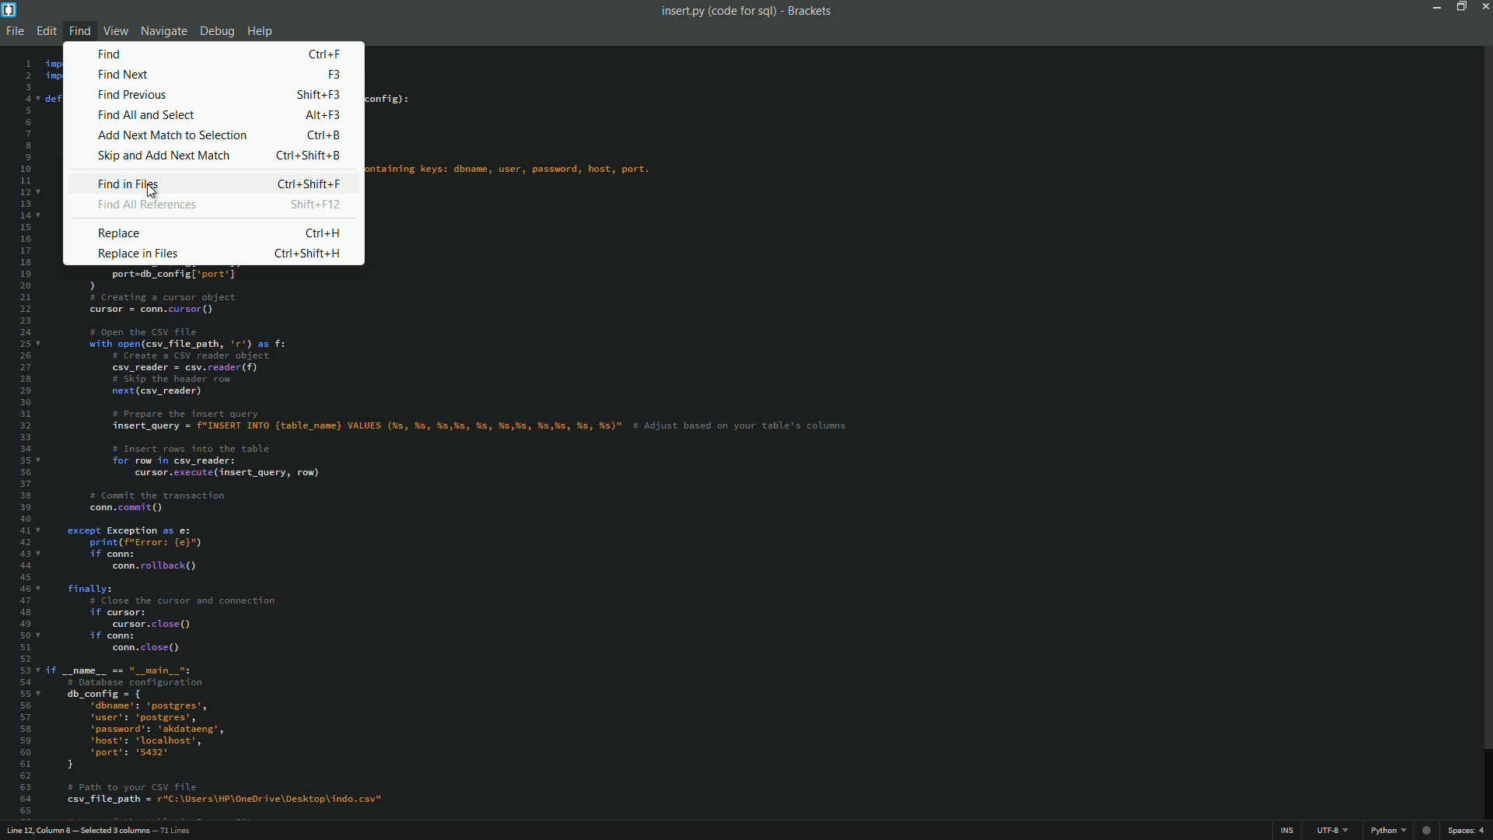  I want to click on help menu, so click(262, 32).